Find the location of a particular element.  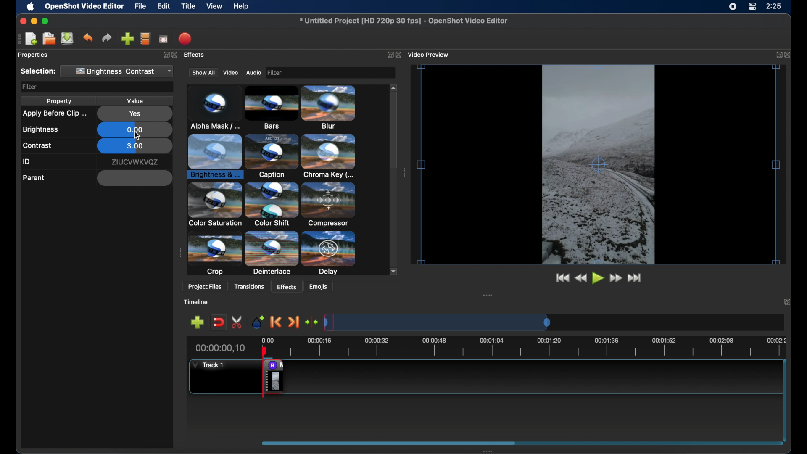

add track is located at coordinates (197, 322).